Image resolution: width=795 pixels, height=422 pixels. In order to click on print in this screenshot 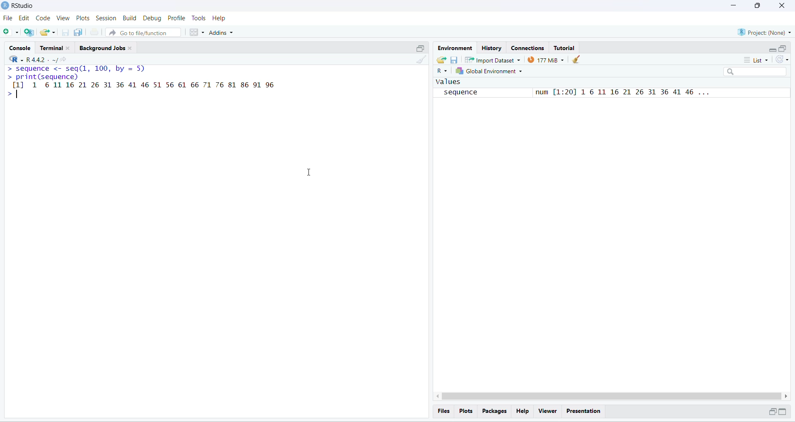, I will do `click(94, 31)`.